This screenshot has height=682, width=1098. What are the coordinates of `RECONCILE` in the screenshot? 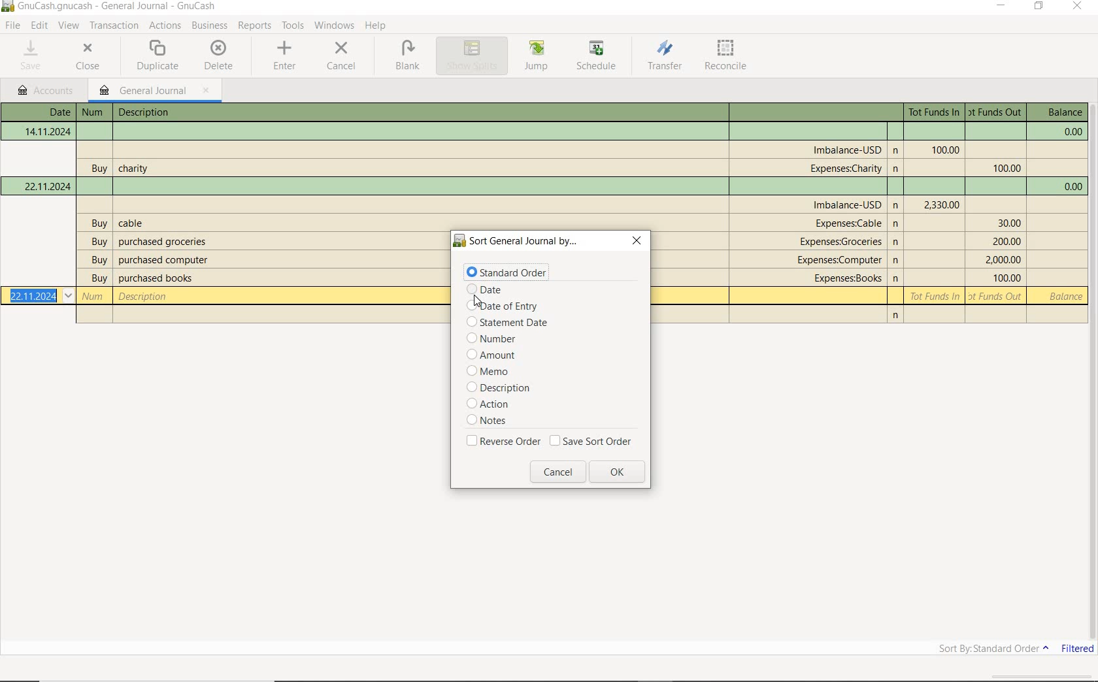 It's located at (725, 57).